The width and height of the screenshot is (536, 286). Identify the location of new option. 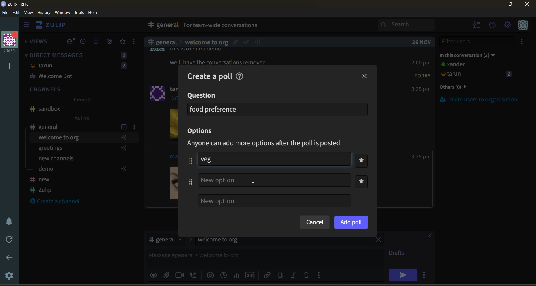
(274, 201).